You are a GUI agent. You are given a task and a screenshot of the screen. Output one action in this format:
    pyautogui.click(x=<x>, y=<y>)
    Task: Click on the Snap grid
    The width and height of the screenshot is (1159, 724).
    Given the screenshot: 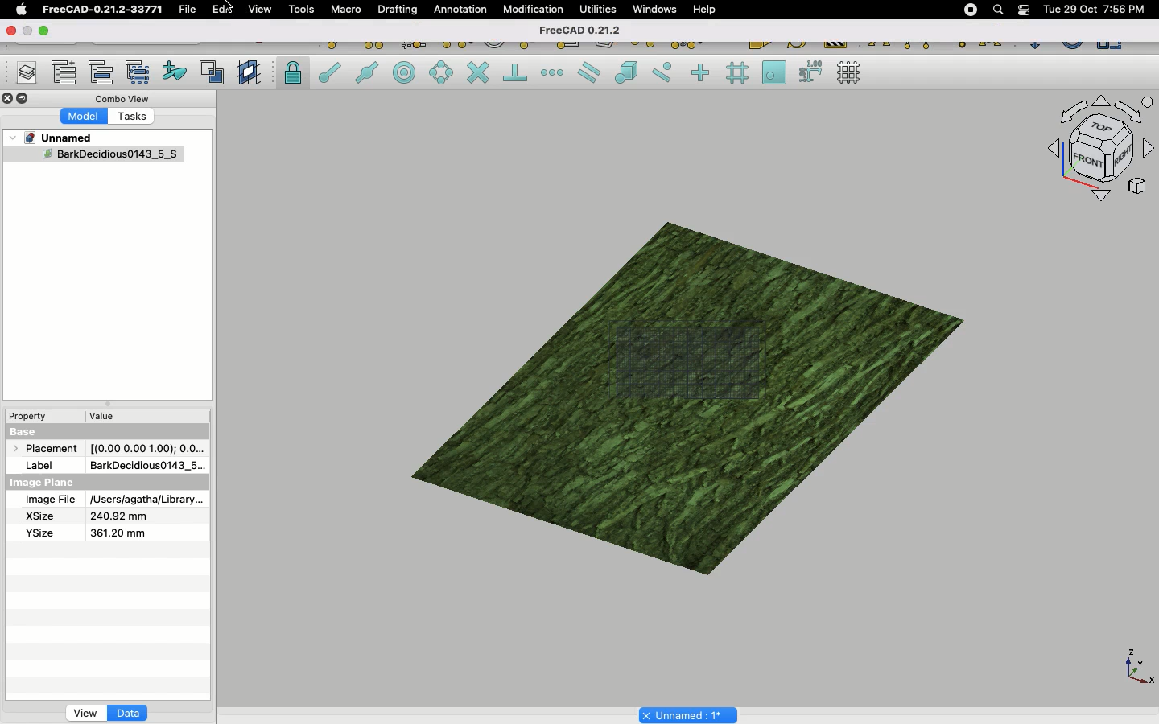 What is the action you would take?
    pyautogui.click(x=739, y=73)
    